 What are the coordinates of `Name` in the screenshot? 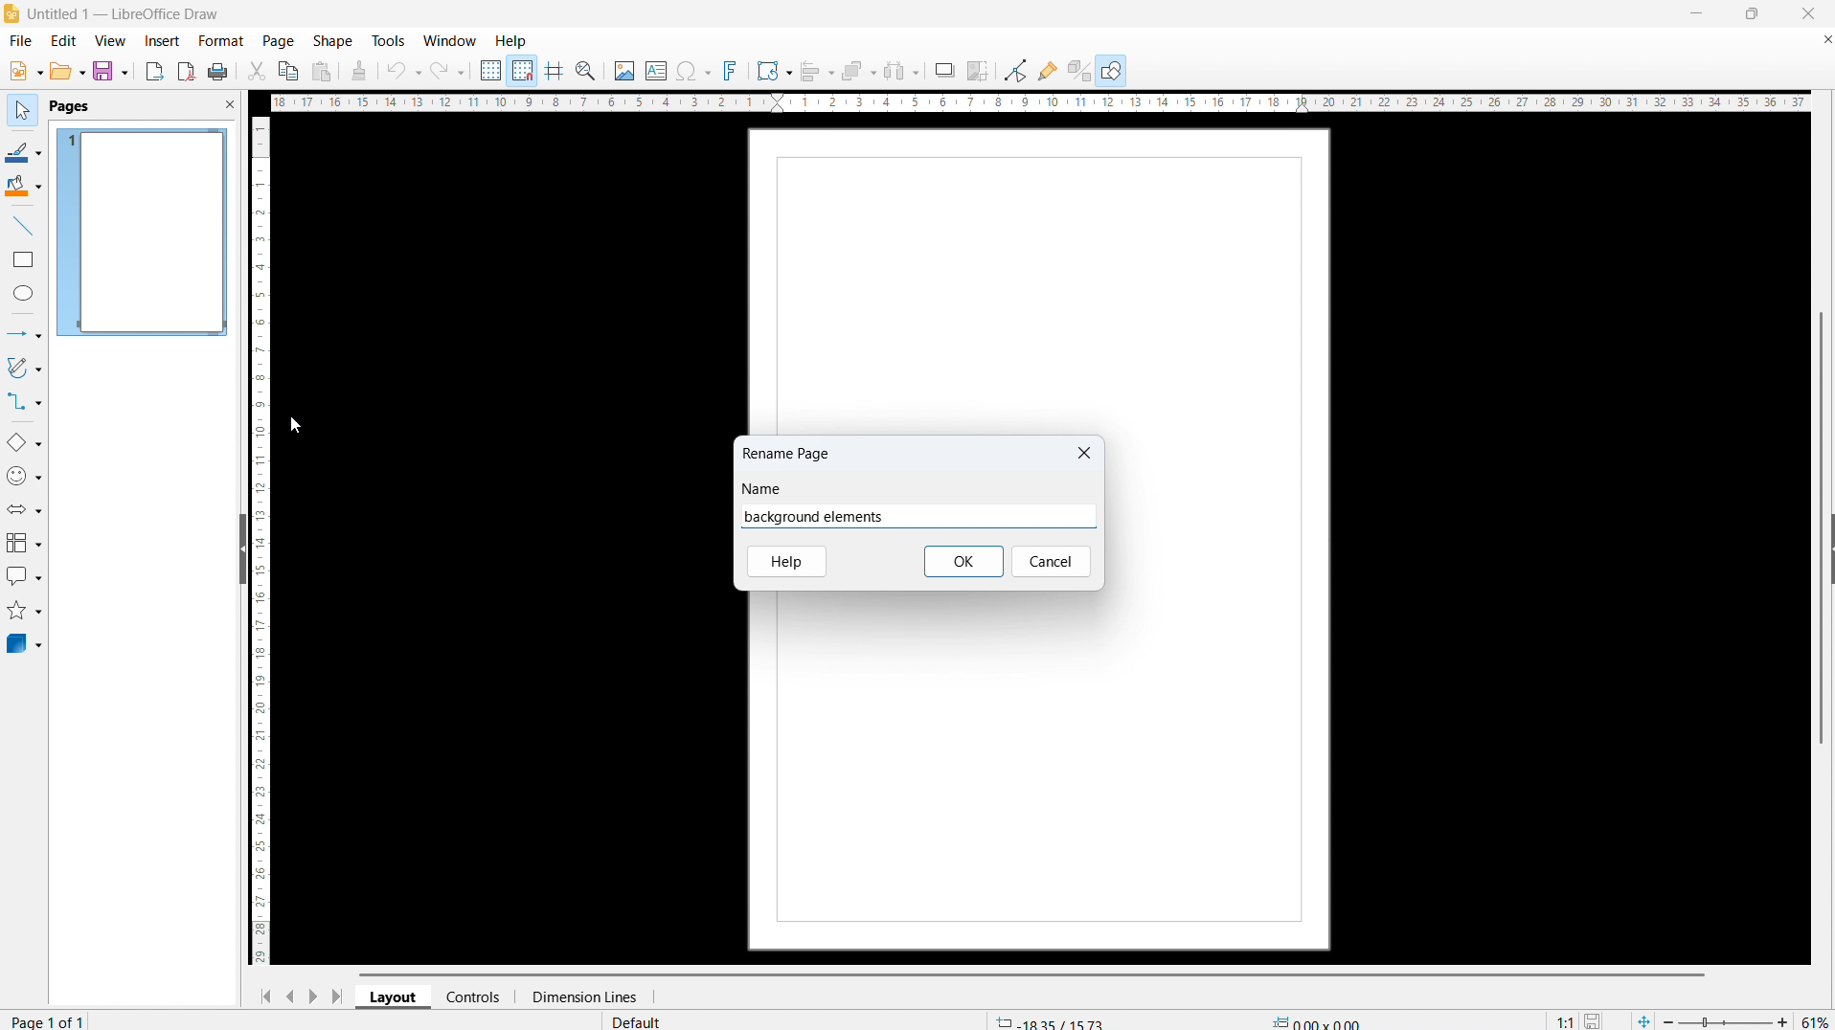 It's located at (762, 490).